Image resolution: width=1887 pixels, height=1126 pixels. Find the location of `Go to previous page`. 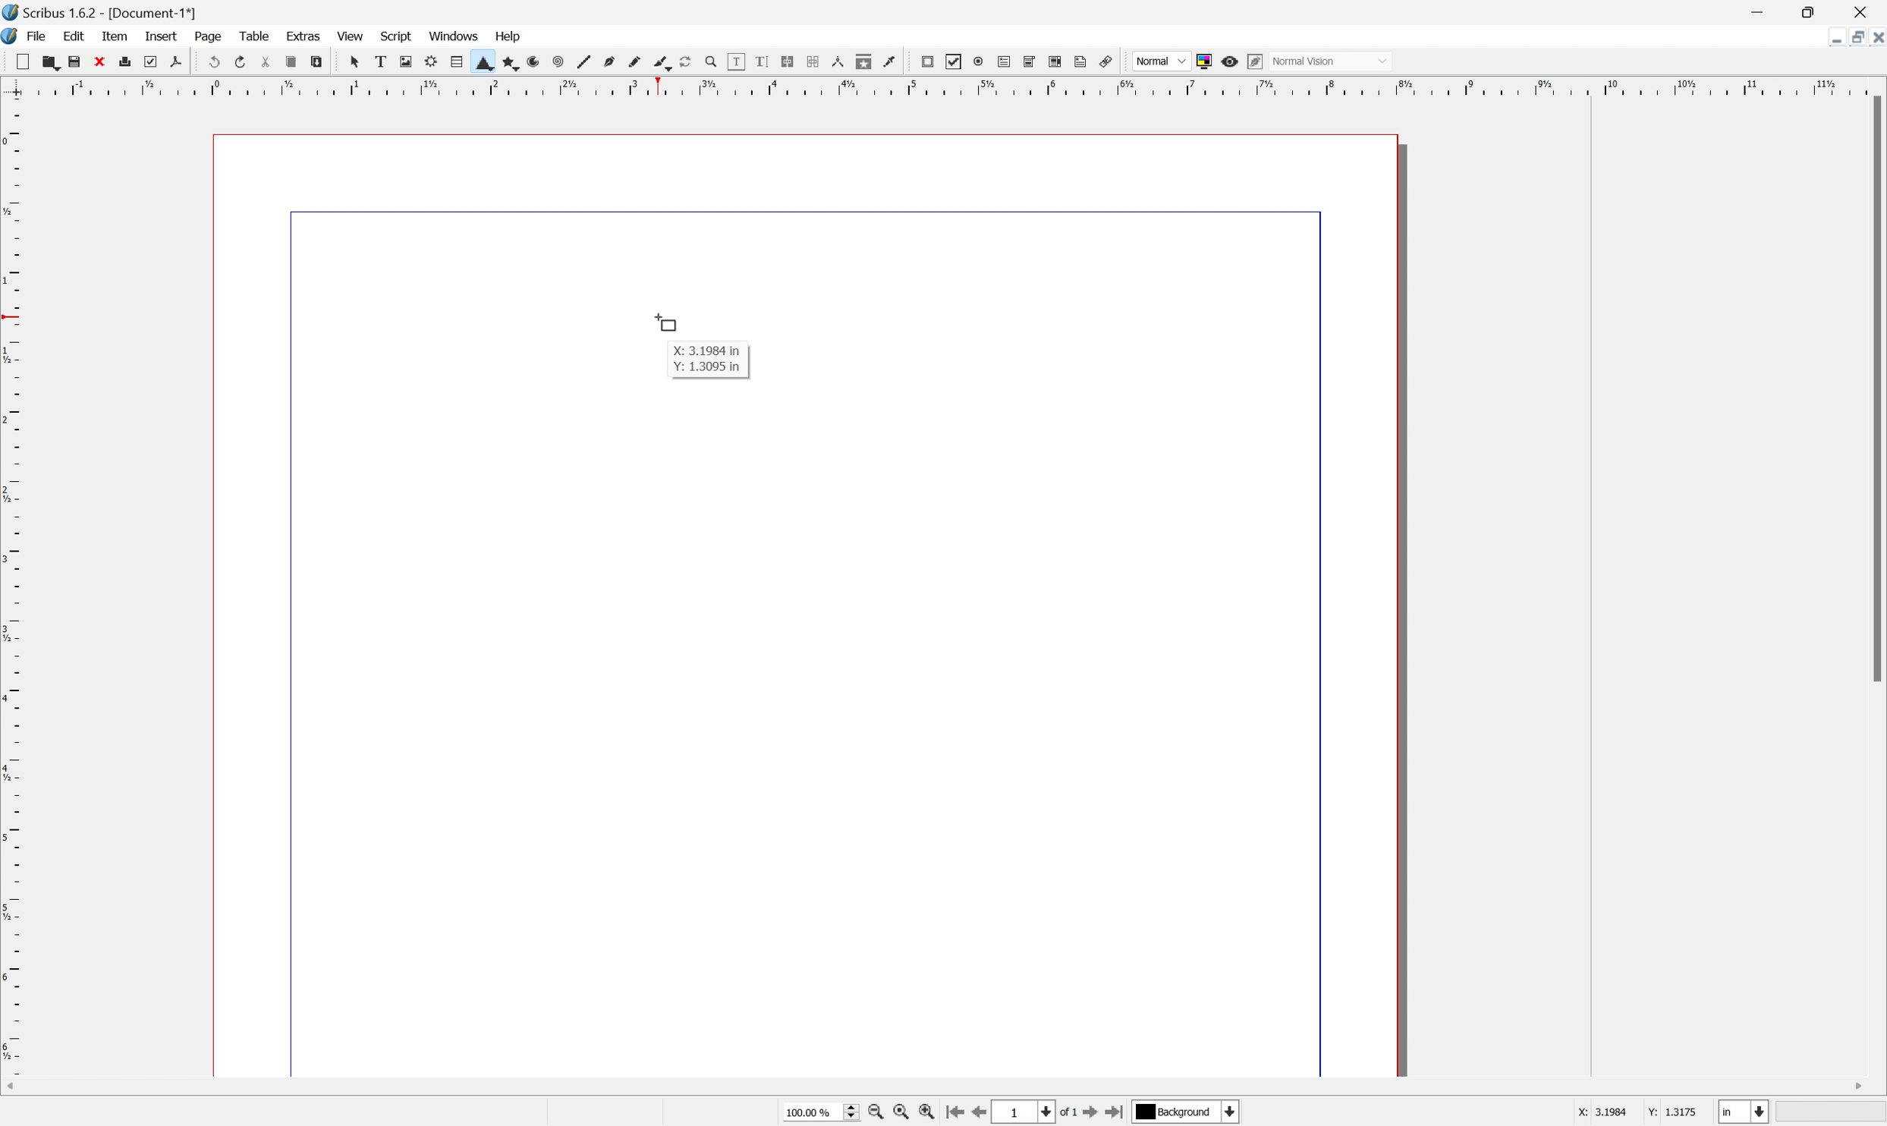

Go to previous page is located at coordinates (976, 1115).